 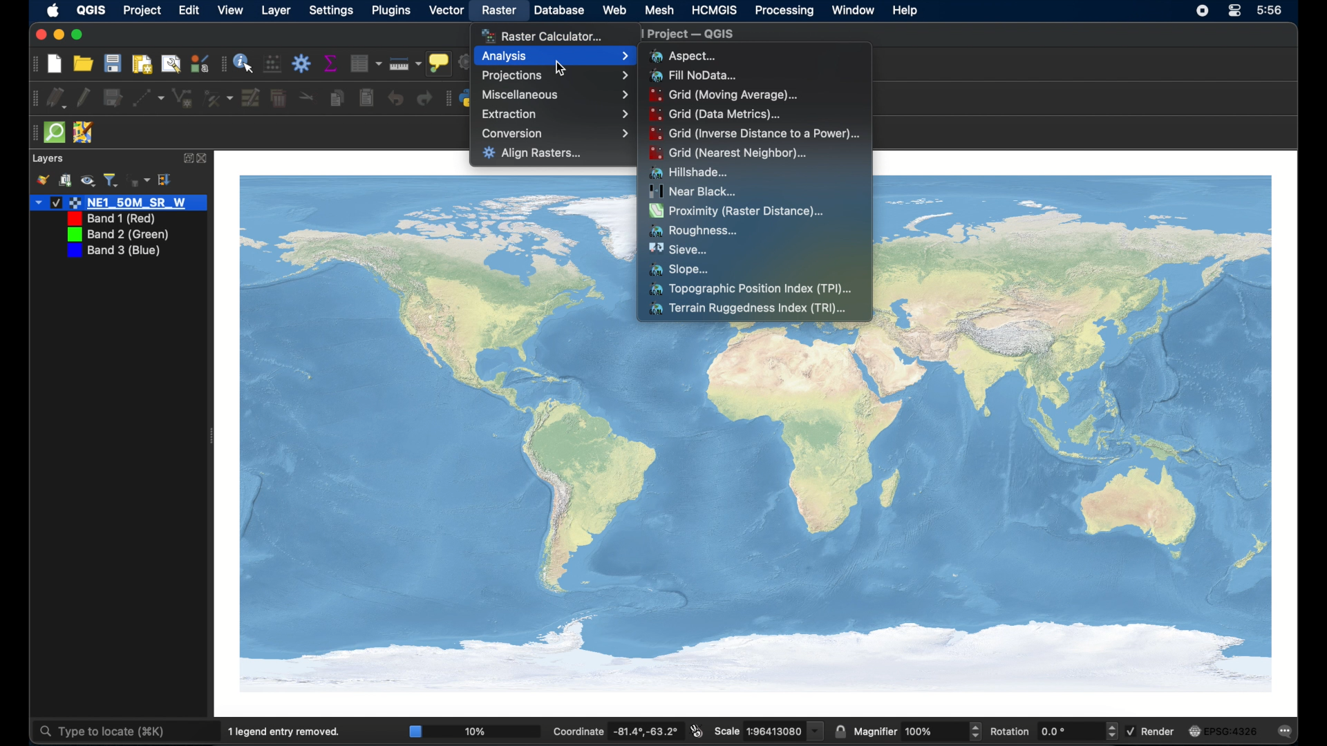 What do you see at coordinates (84, 97) in the screenshot?
I see `toggle editing` at bounding box center [84, 97].